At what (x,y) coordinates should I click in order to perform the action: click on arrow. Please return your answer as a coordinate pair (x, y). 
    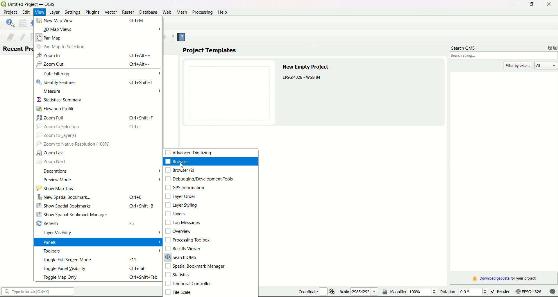
    Looking at the image, I should click on (158, 232).